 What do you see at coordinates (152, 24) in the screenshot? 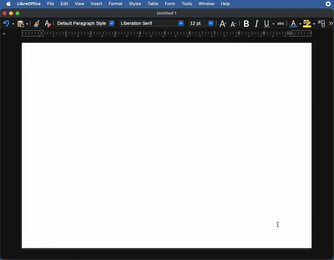
I see `font style` at bounding box center [152, 24].